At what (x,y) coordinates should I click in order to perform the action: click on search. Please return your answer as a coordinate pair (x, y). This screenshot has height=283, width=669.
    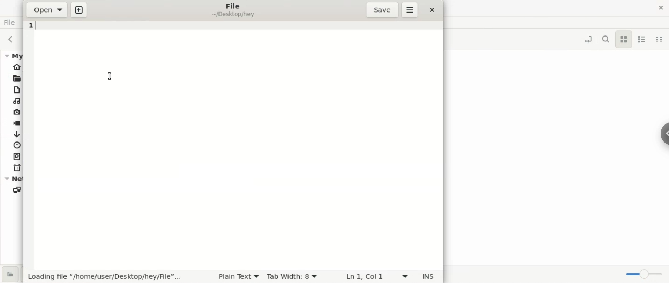
    Looking at the image, I should click on (607, 39).